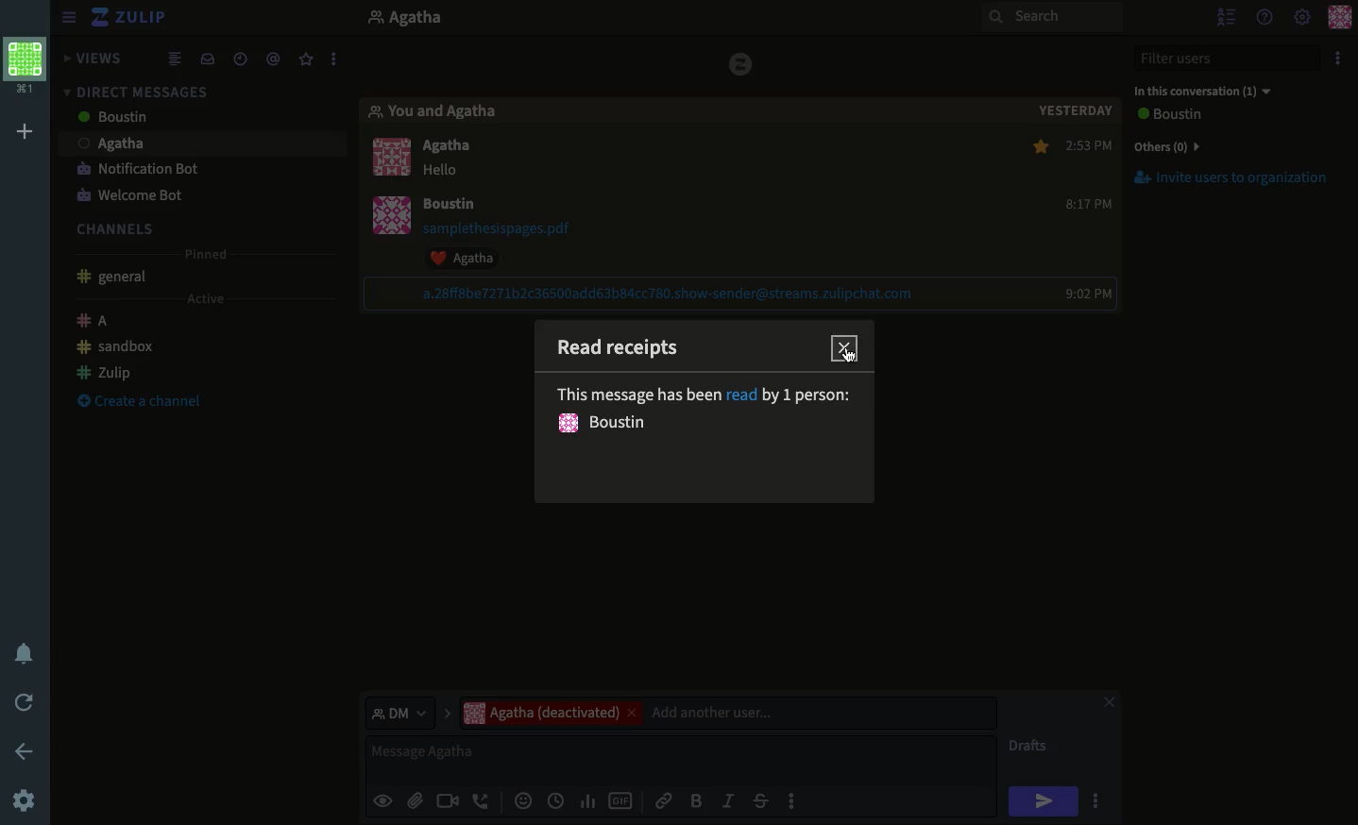  What do you see at coordinates (742, 64) in the screenshot?
I see `logo` at bounding box center [742, 64].